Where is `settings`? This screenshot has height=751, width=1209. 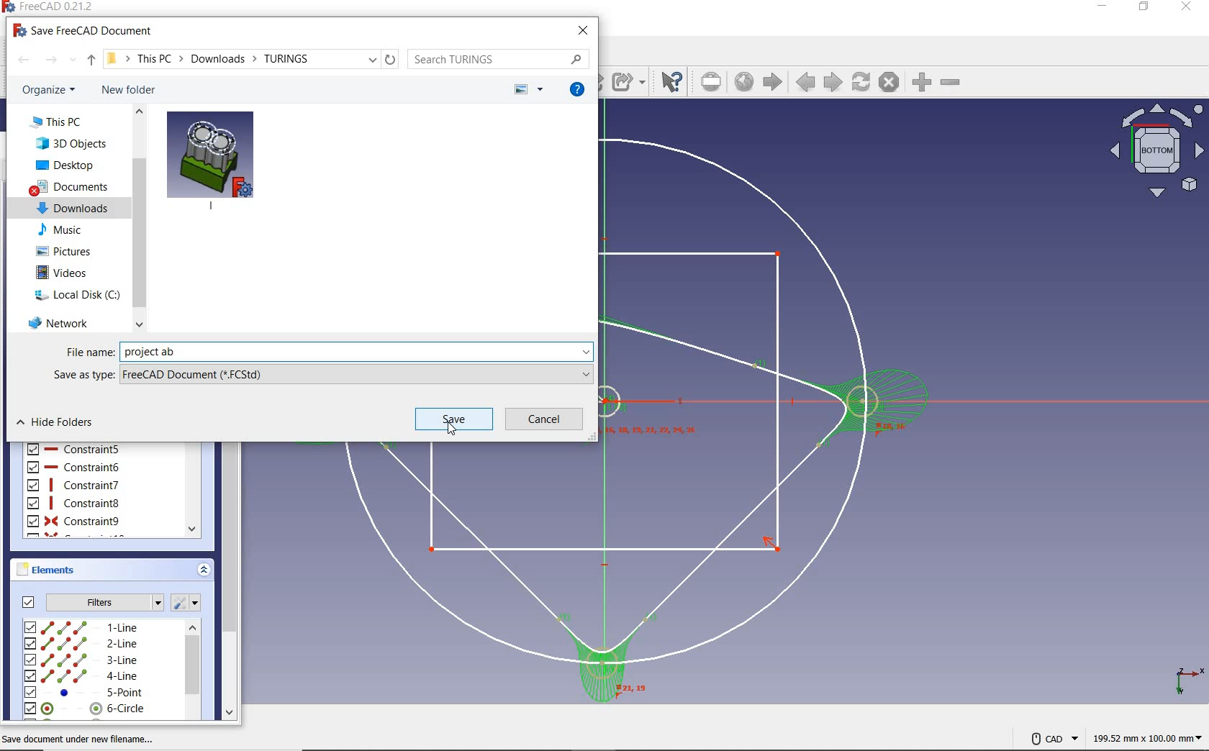
settings is located at coordinates (189, 602).